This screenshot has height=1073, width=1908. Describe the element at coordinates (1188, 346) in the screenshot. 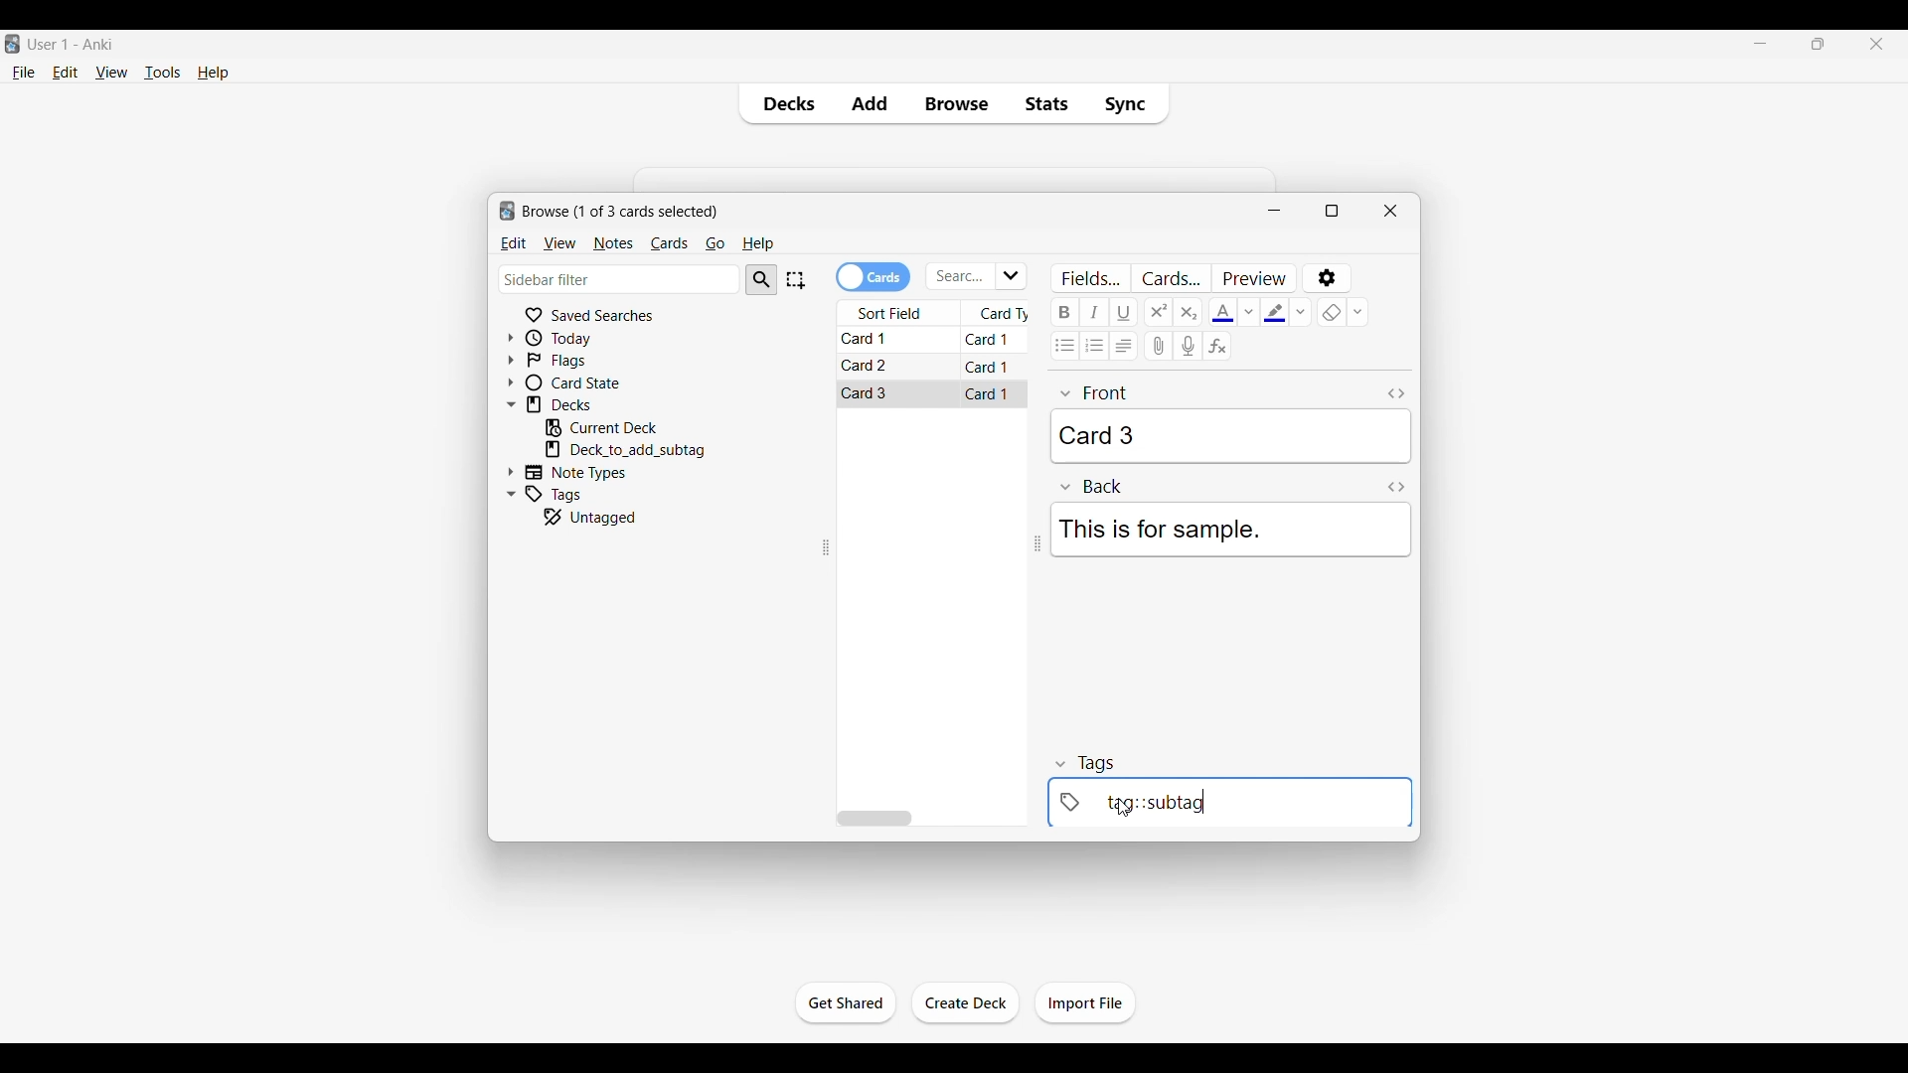

I see `Record audio` at that location.